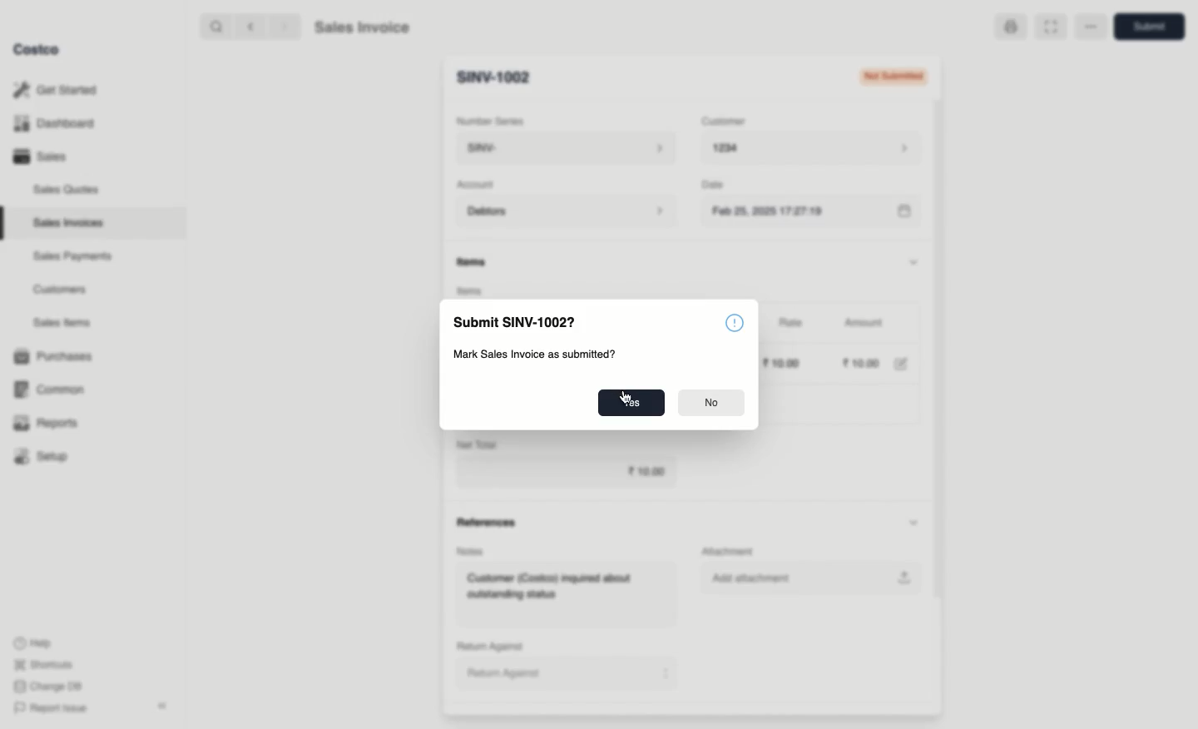 The width and height of the screenshot is (1198, 729). What do you see at coordinates (64, 191) in the screenshot?
I see `Sales Quotes` at bounding box center [64, 191].